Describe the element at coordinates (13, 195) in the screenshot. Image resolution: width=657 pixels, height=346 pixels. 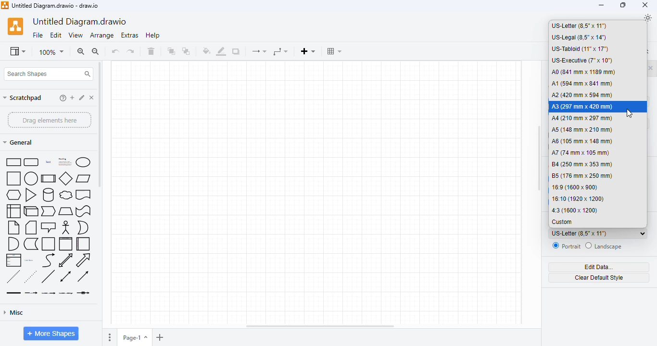
I see `hexagon` at that location.